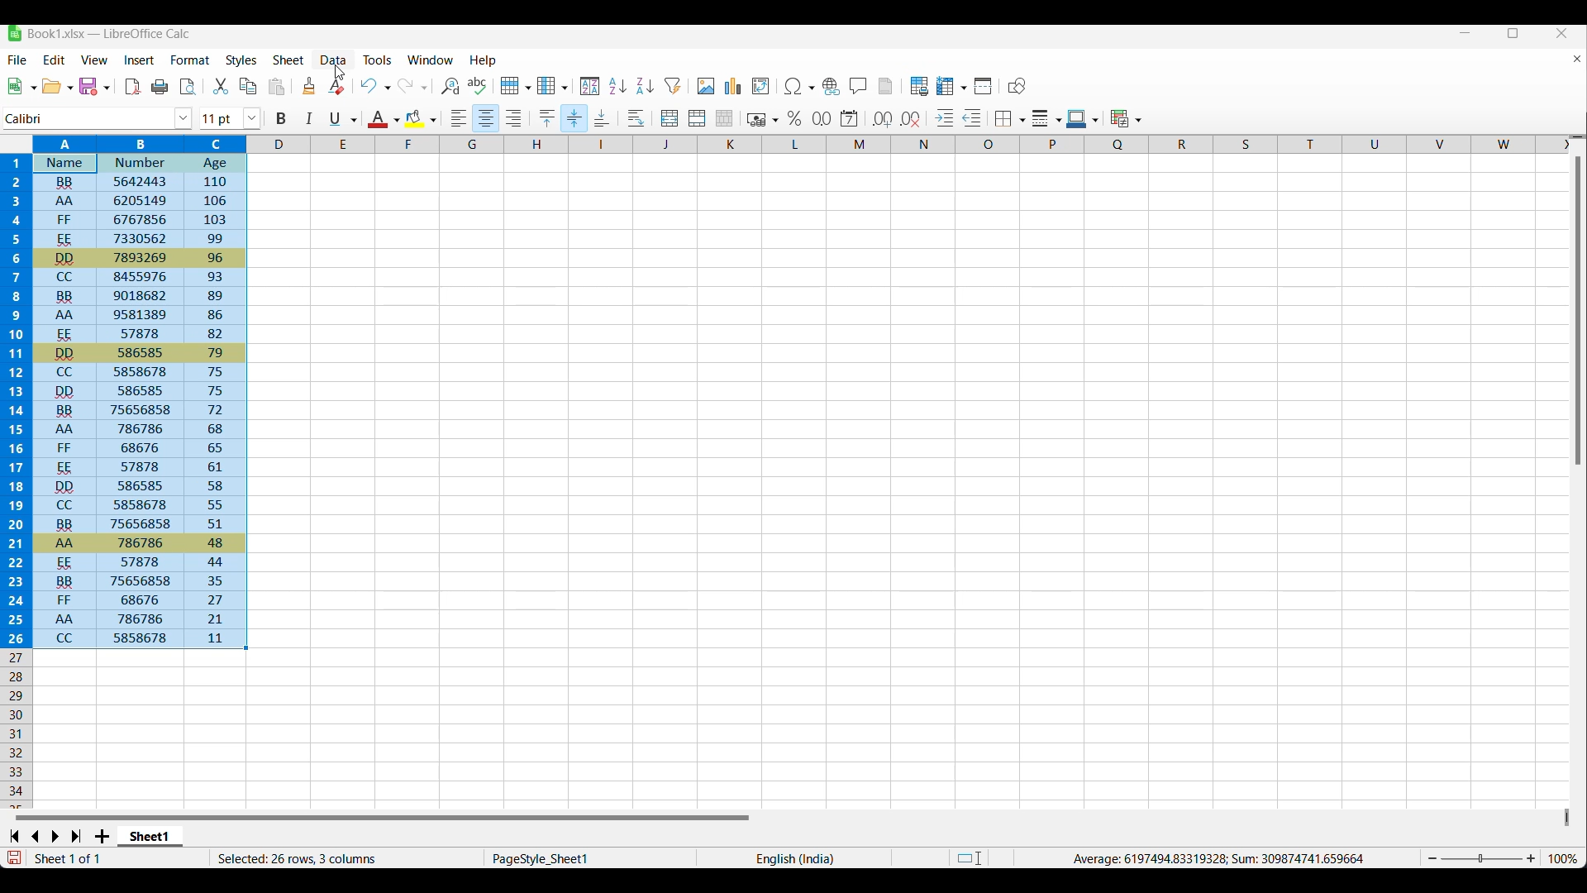  Describe the element at coordinates (431, 60) in the screenshot. I see `Window menu` at that location.